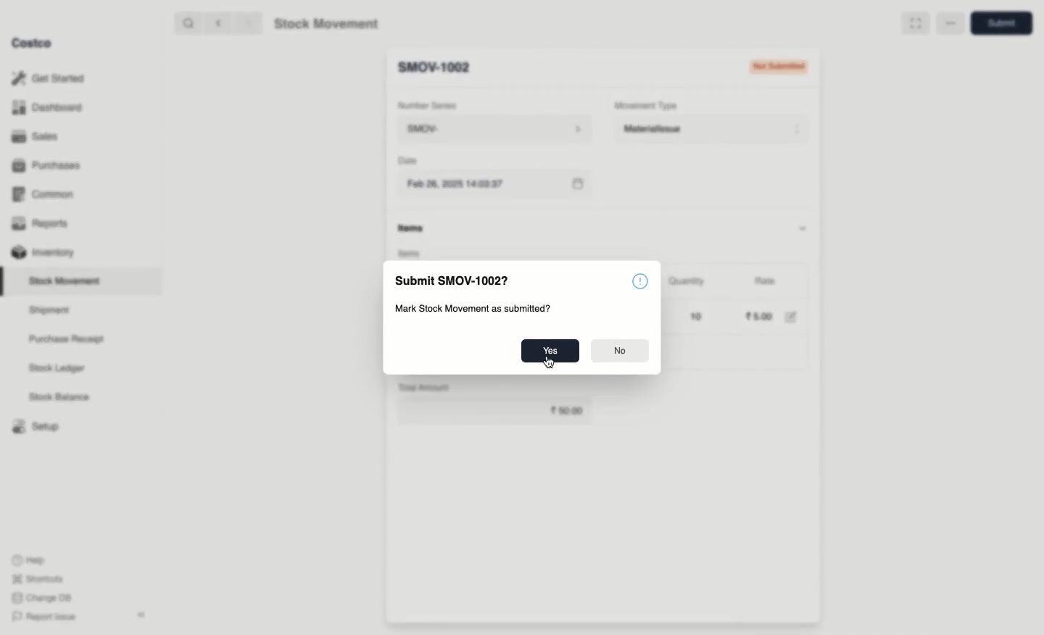  I want to click on cursor, so click(548, 363).